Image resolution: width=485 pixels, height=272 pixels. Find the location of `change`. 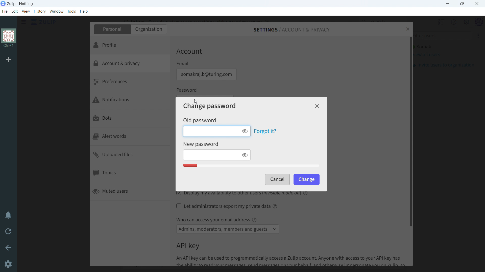

change is located at coordinates (306, 179).